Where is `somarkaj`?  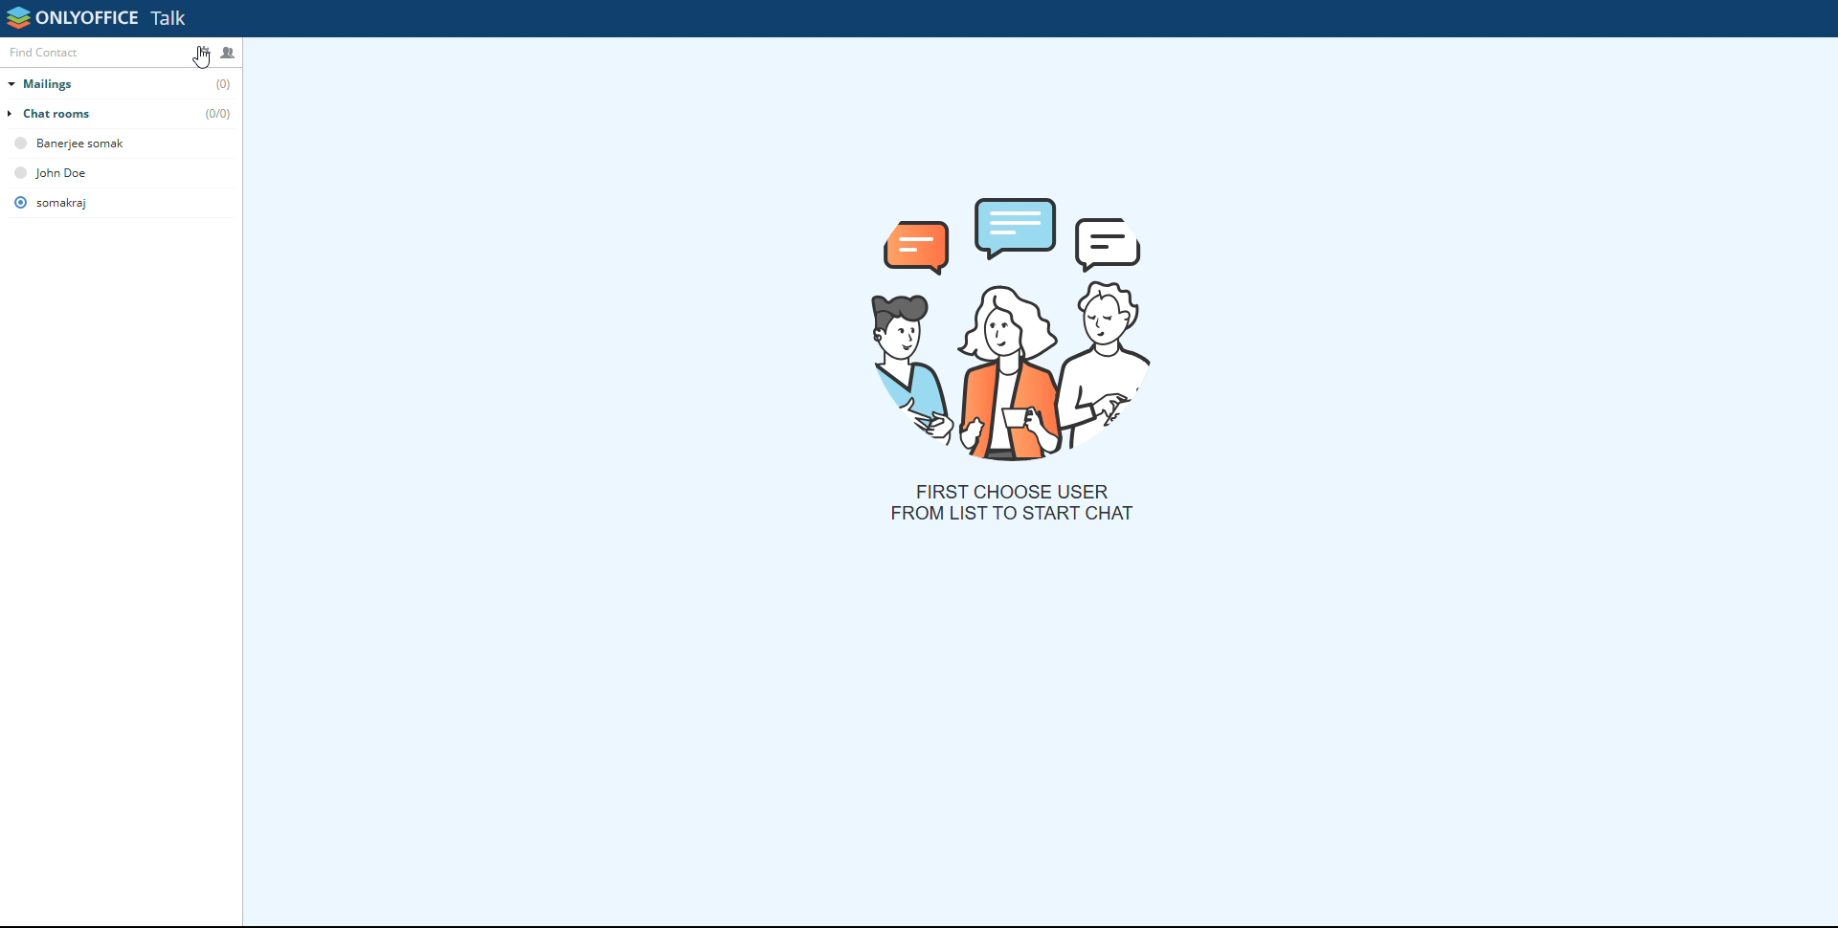 somarkaj is located at coordinates (63, 203).